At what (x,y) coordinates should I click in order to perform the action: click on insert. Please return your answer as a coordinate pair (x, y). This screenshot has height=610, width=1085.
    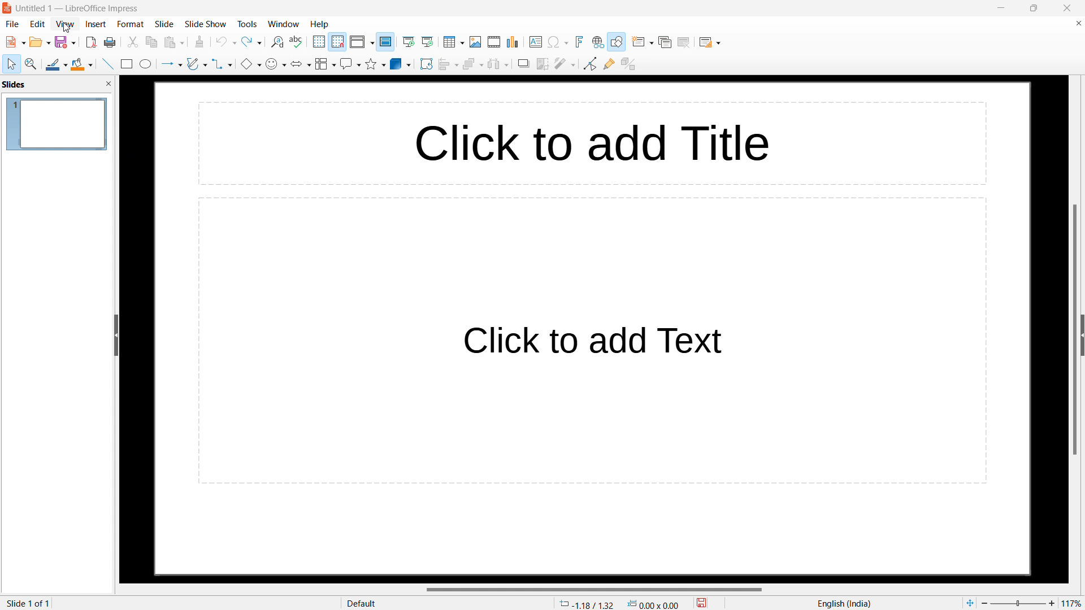
    Looking at the image, I should click on (96, 24).